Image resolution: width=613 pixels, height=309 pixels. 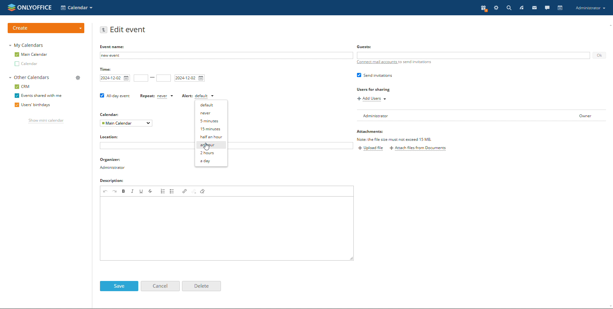 What do you see at coordinates (77, 8) in the screenshot?
I see `select application` at bounding box center [77, 8].